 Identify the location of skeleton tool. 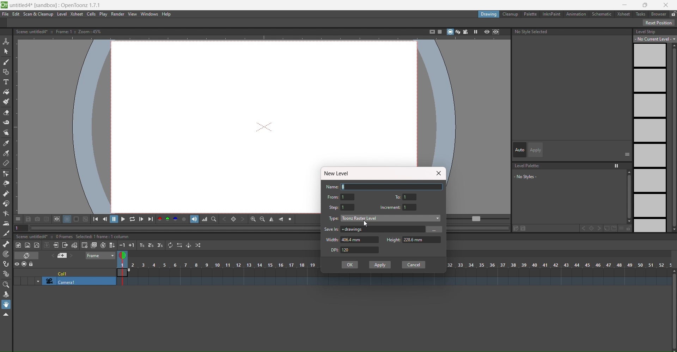
(6, 244).